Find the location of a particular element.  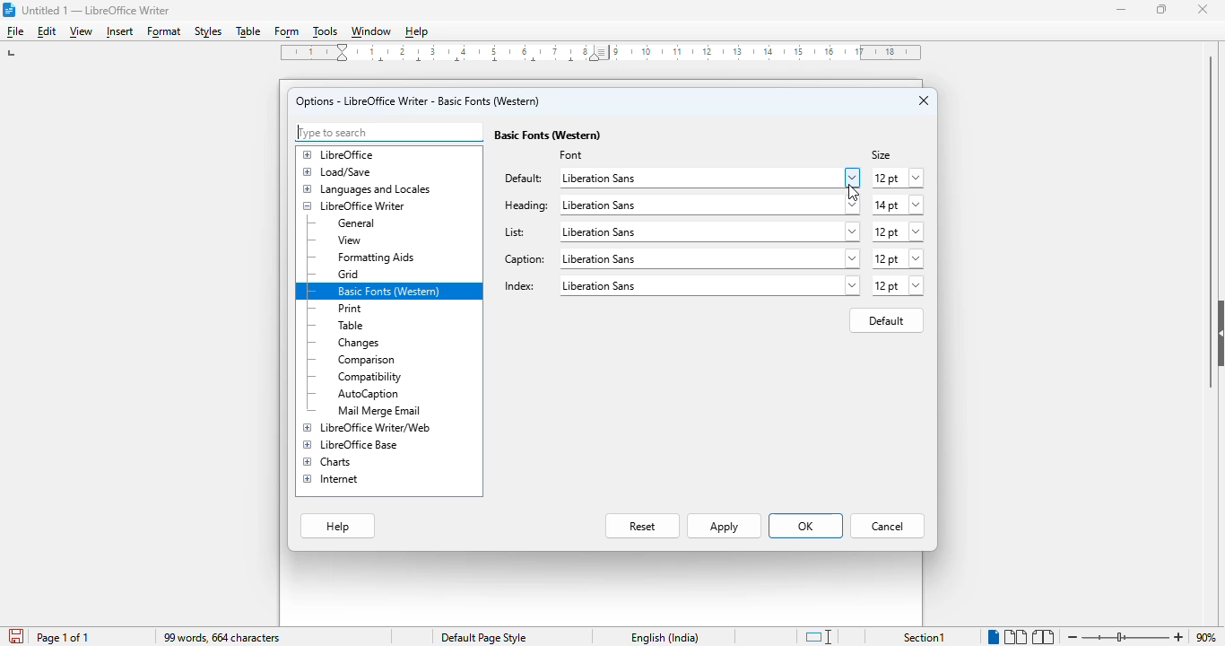

default is located at coordinates (887, 320).